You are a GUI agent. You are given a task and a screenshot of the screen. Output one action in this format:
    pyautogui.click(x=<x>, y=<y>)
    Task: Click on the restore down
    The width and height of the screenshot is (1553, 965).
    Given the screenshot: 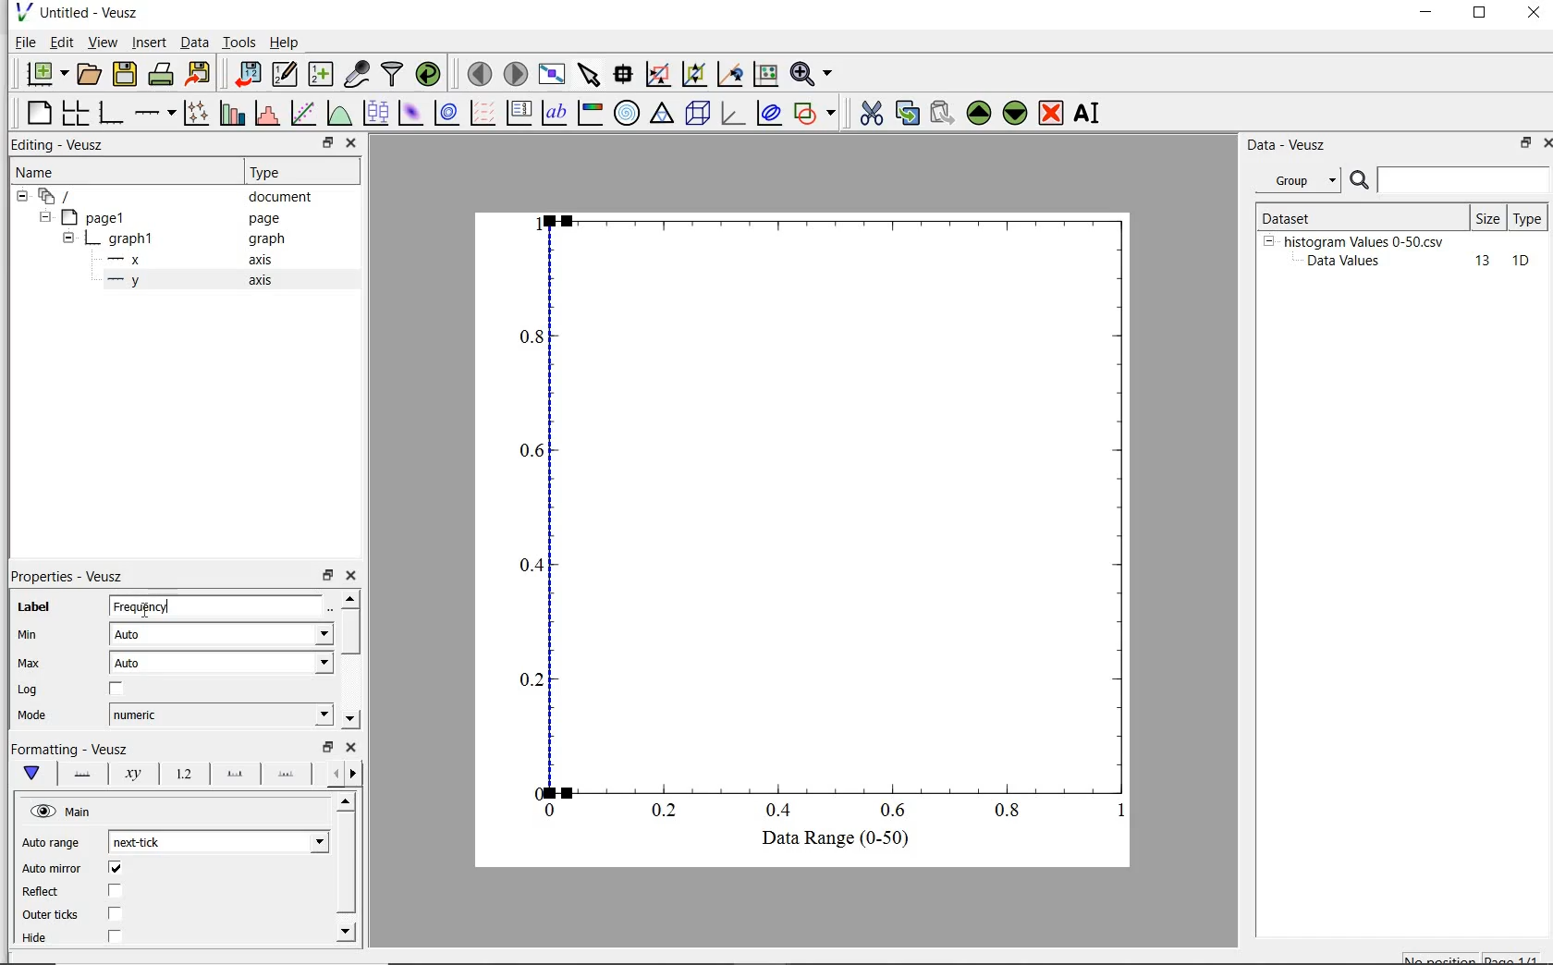 What is the action you would take?
    pyautogui.click(x=1480, y=15)
    